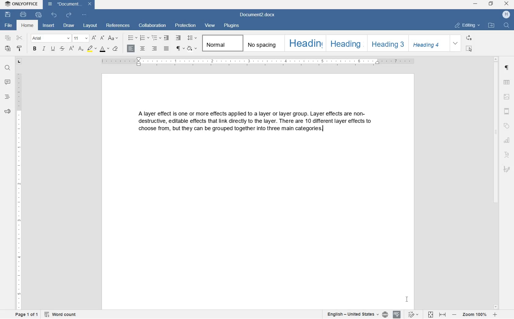 The width and height of the screenshot is (514, 319). Describe the element at coordinates (346, 43) in the screenshot. I see `HEADING 2` at that location.